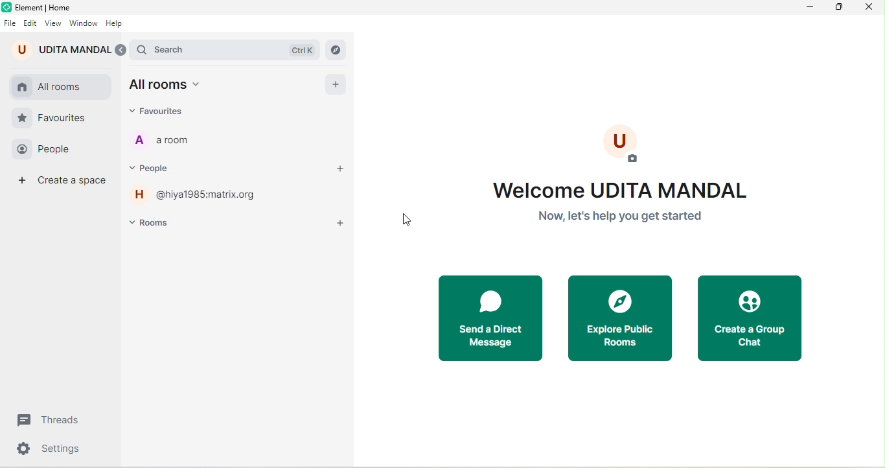 Image resolution: width=885 pixels, height=468 pixels. What do you see at coordinates (198, 194) in the screenshot?
I see `hiya1985` at bounding box center [198, 194].